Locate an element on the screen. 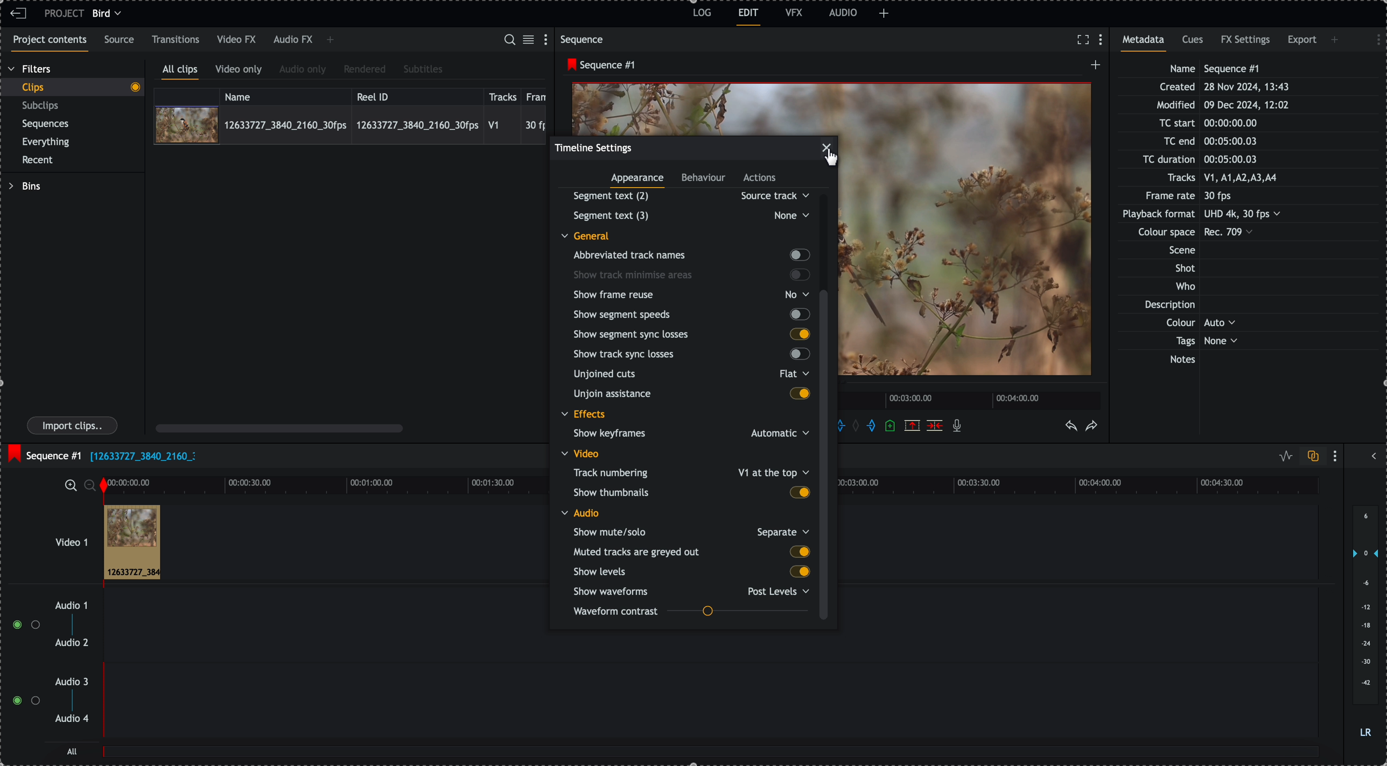 The width and height of the screenshot is (1387, 766). appearance is located at coordinates (639, 181).